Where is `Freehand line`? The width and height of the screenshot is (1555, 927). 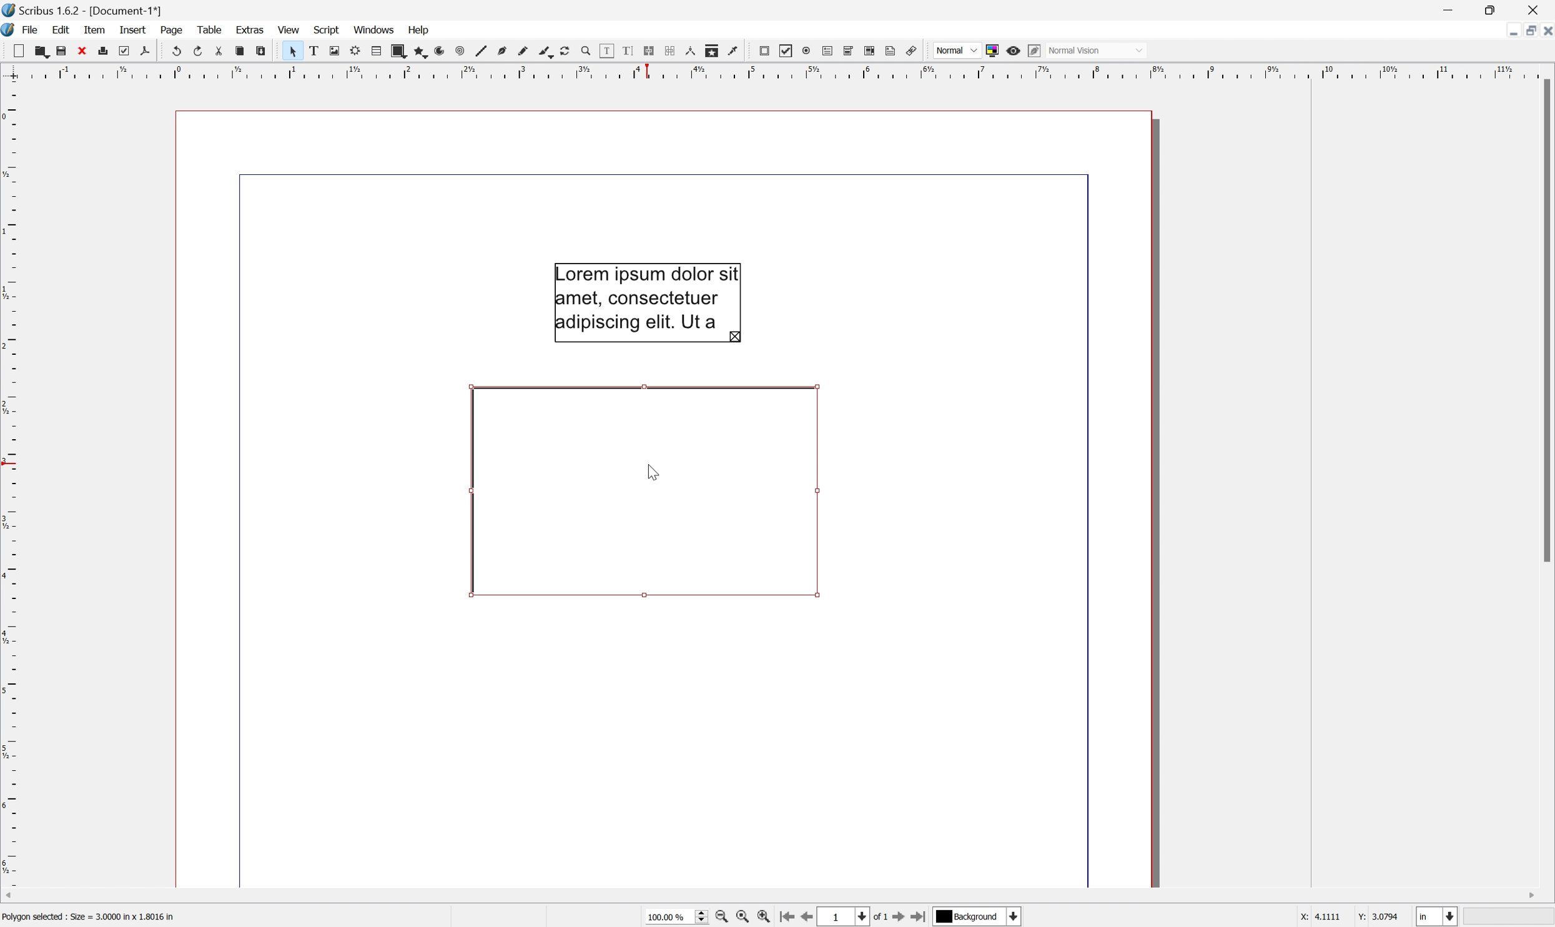 Freehand line is located at coordinates (522, 52).